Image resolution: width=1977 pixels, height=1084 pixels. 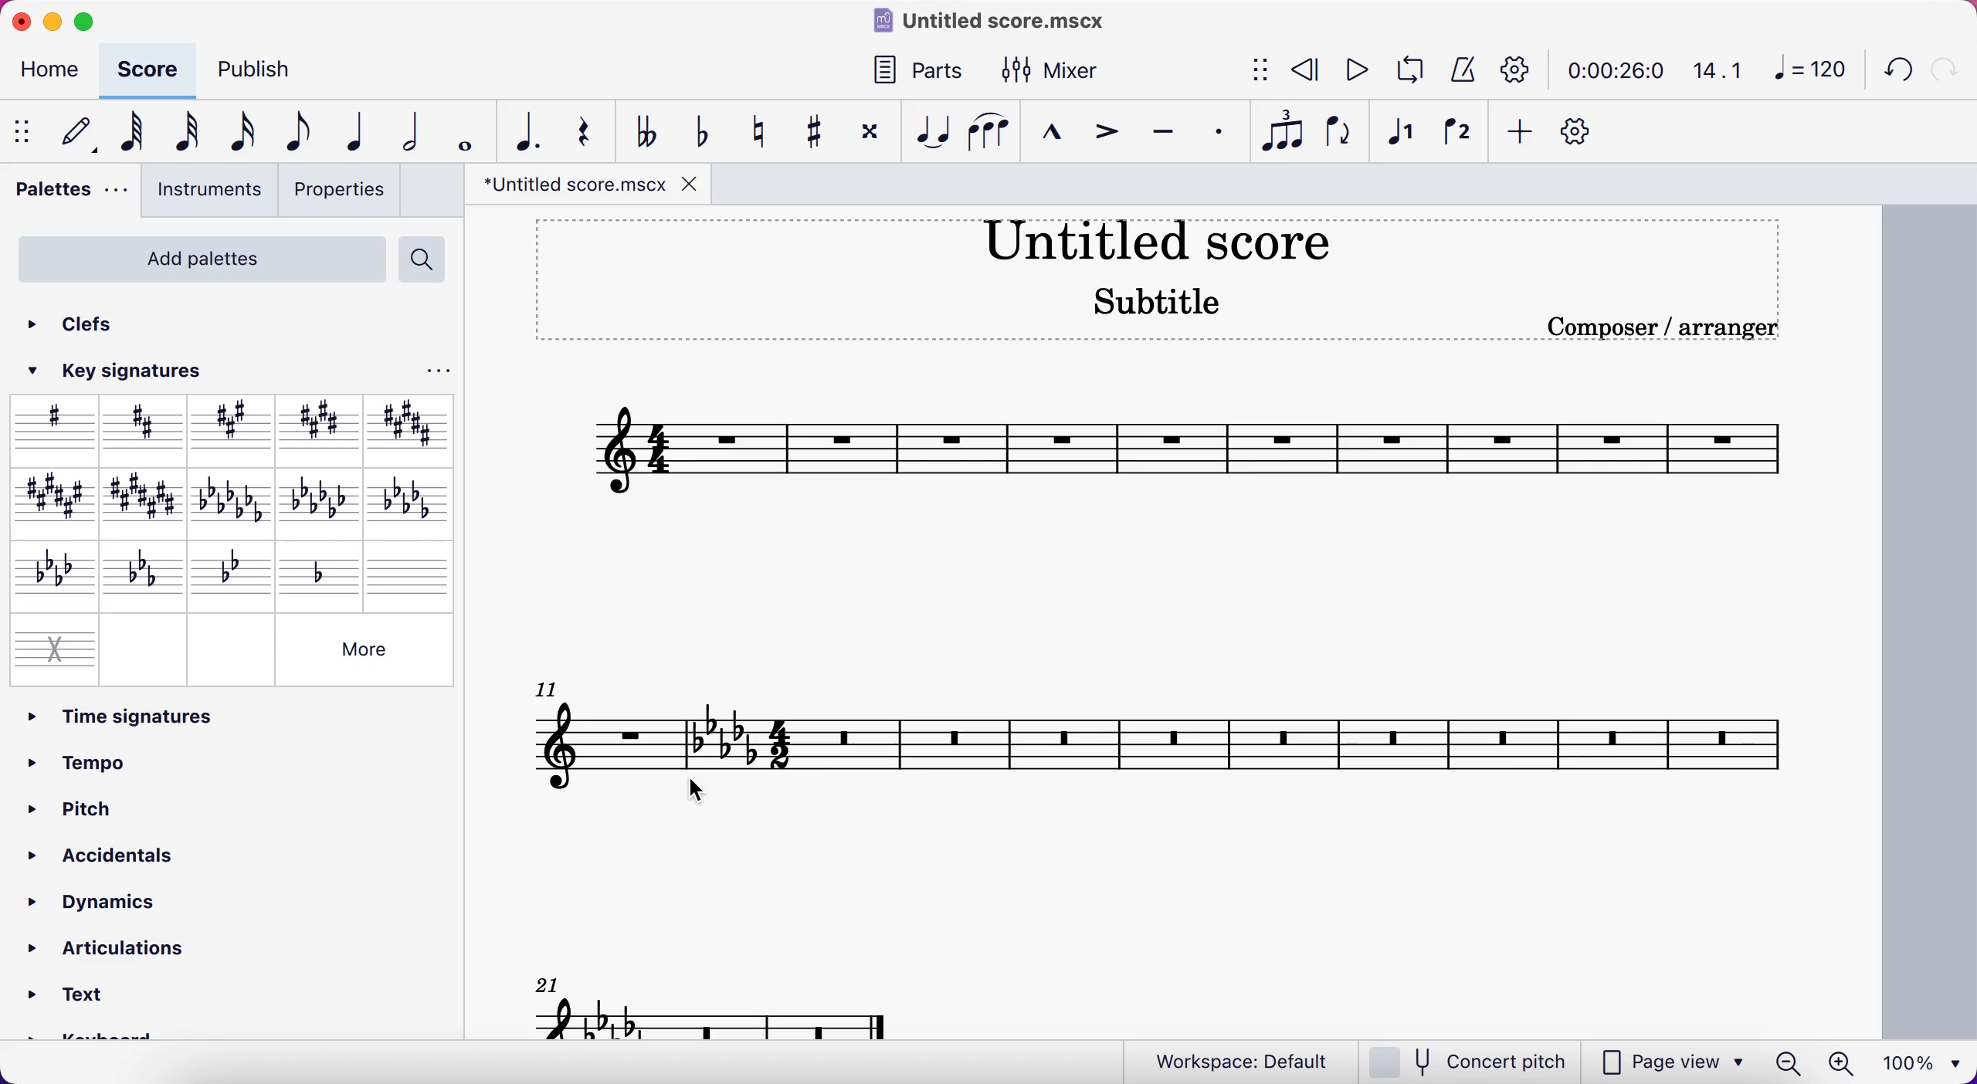 What do you see at coordinates (322, 571) in the screenshot?
I see `D minor` at bounding box center [322, 571].